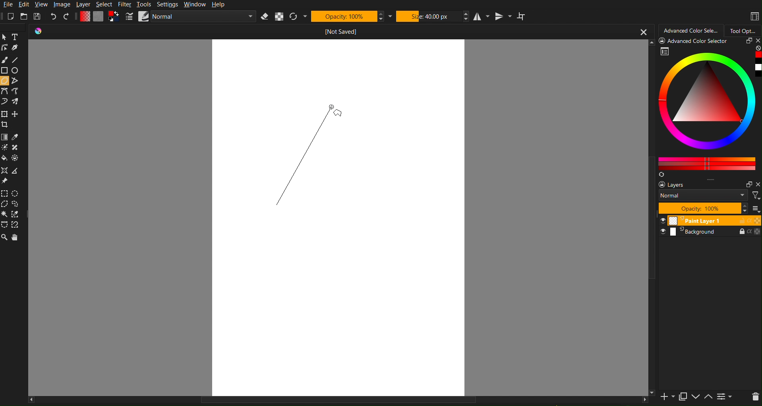 The height and width of the screenshot is (406, 762). I want to click on [not saved], so click(342, 31).